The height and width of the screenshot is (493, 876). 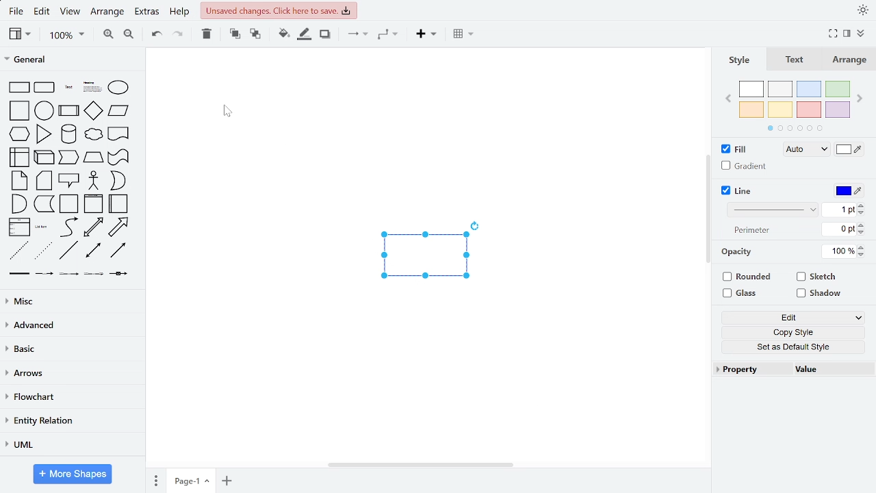 What do you see at coordinates (106, 36) in the screenshot?
I see `zoom in` at bounding box center [106, 36].